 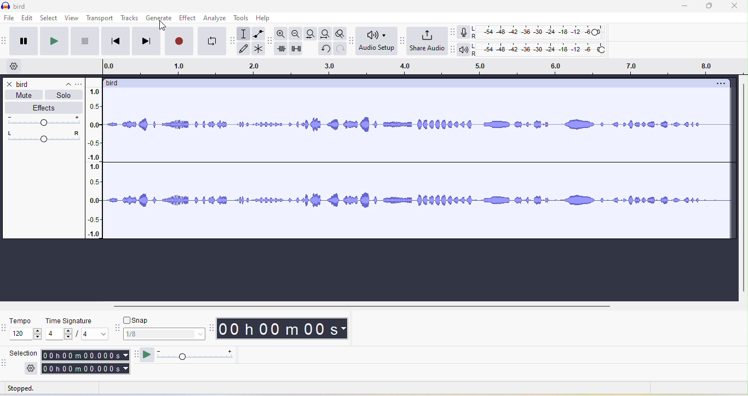 What do you see at coordinates (25, 353) in the screenshot?
I see `selection` at bounding box center [25, 353].